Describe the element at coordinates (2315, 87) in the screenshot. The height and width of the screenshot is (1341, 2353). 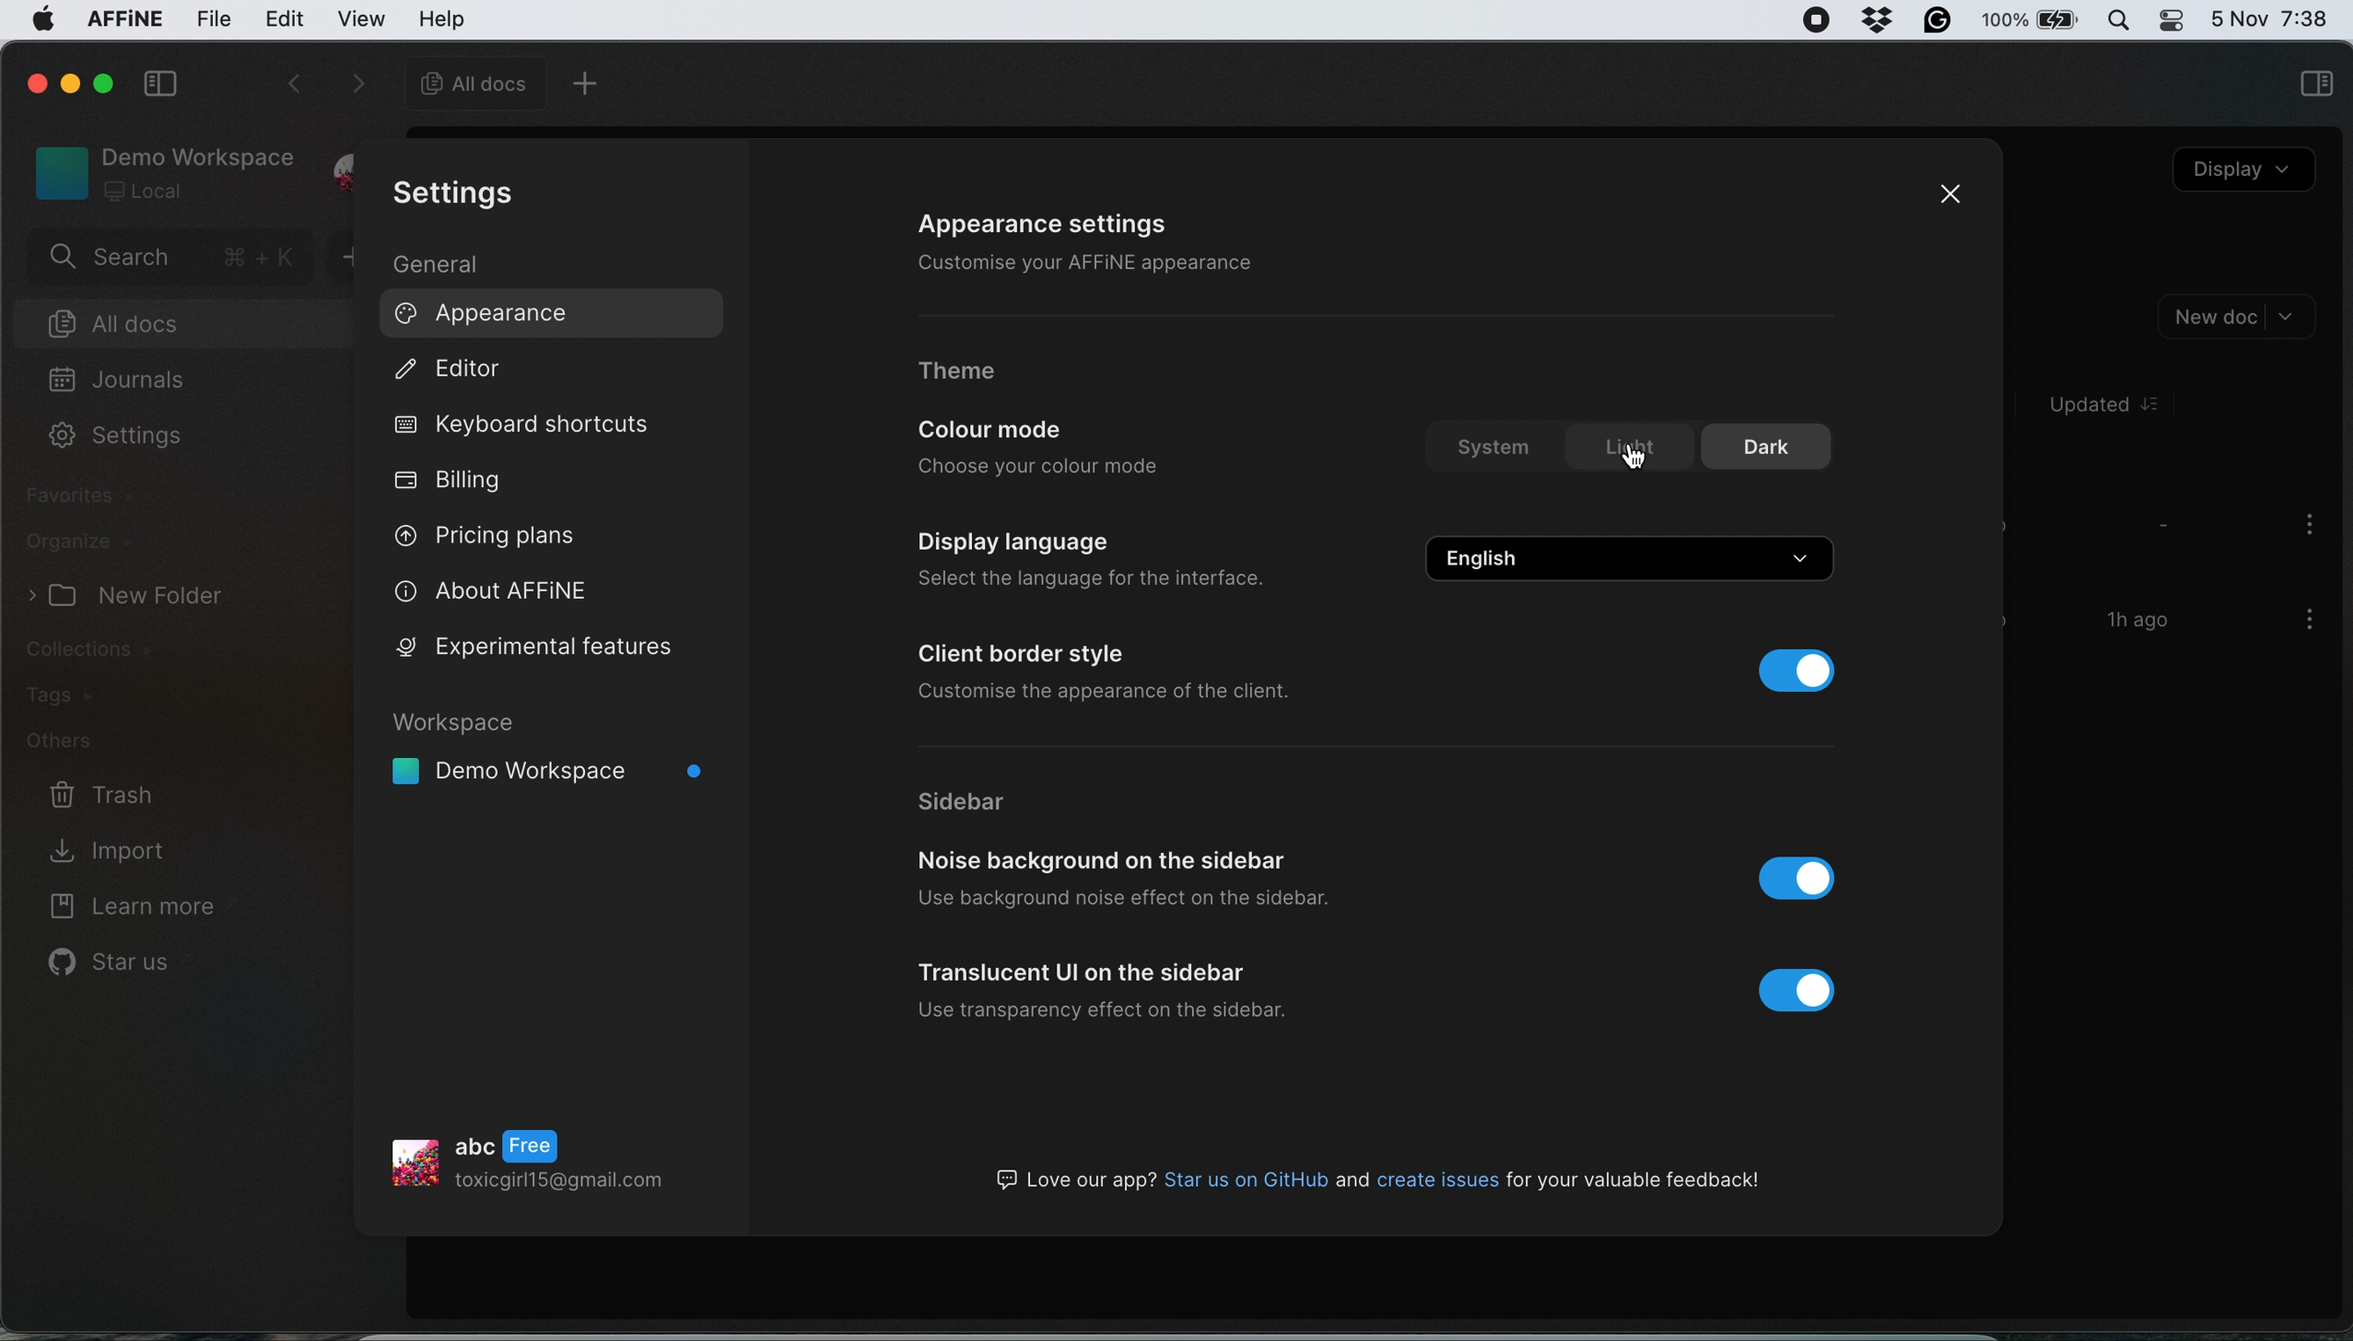
I see `sidebar` at that location.